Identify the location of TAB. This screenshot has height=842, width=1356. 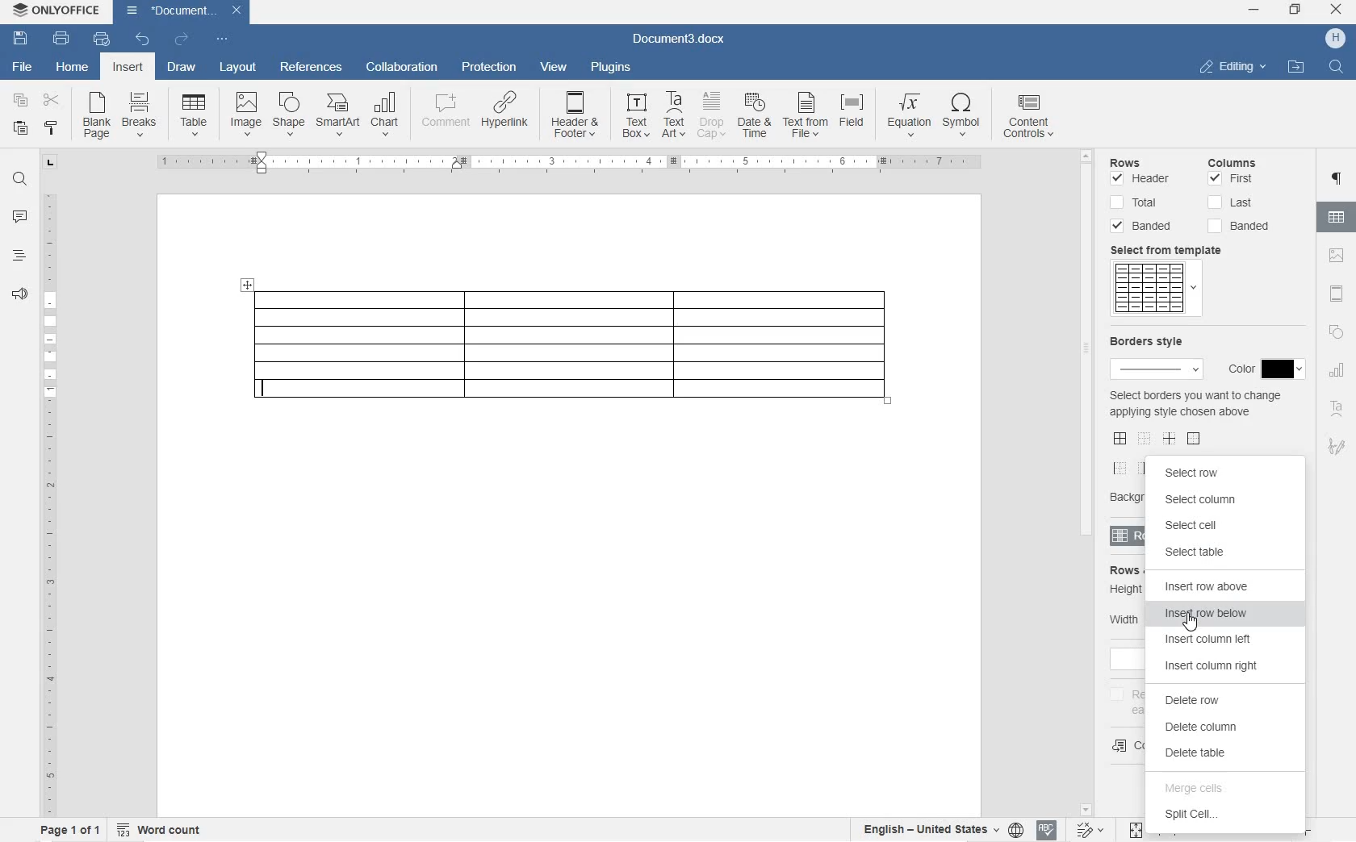
(51, 165).